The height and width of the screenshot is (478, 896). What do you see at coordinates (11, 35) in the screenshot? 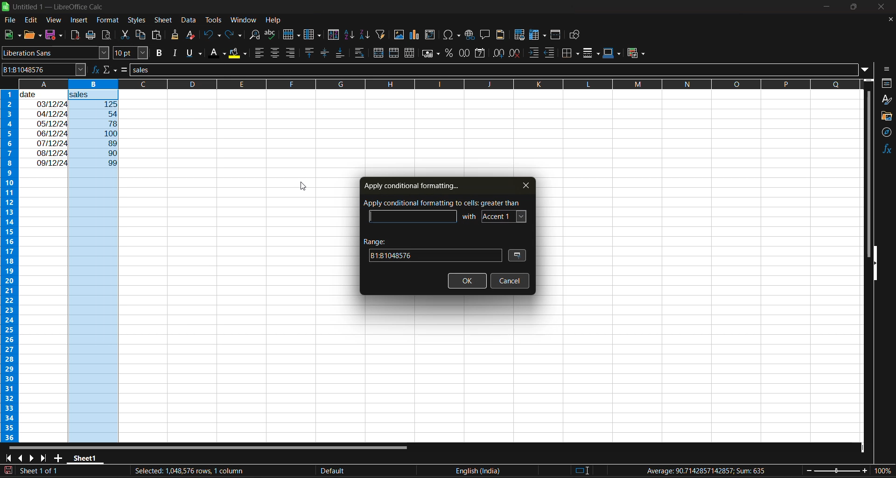
I see `new` at bounding box center [11, 35].